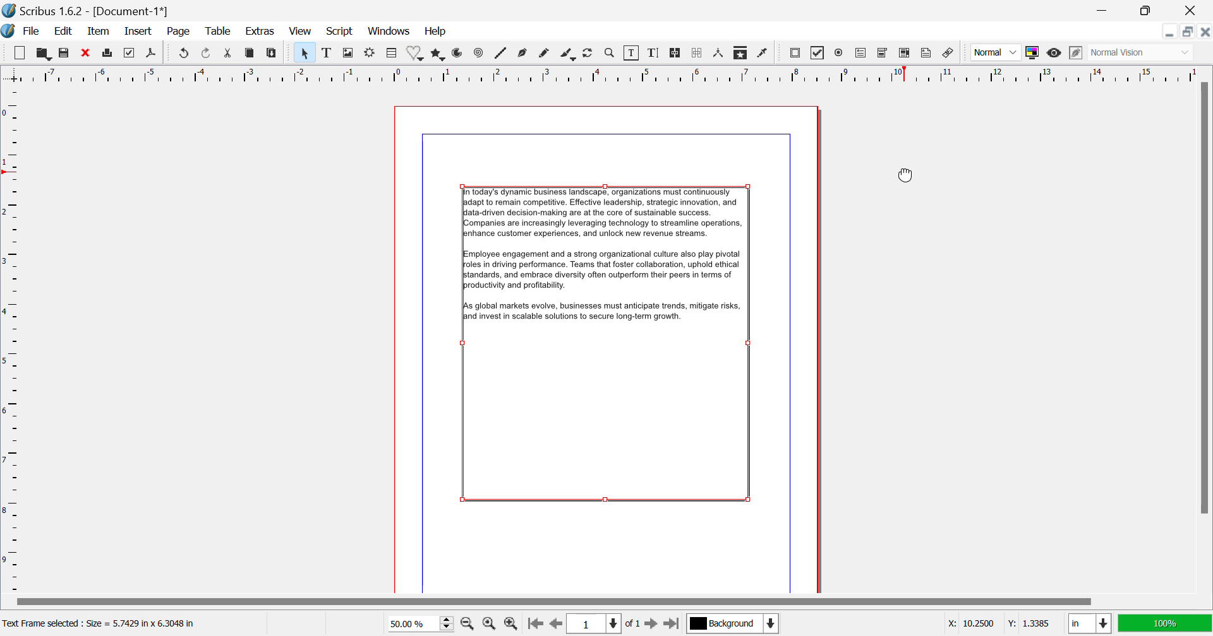 This screenshot has width=1213, height=636. Describe the element at coordinates (818, 53) in the screenshot. I see `Pdf checkbox` at that location.